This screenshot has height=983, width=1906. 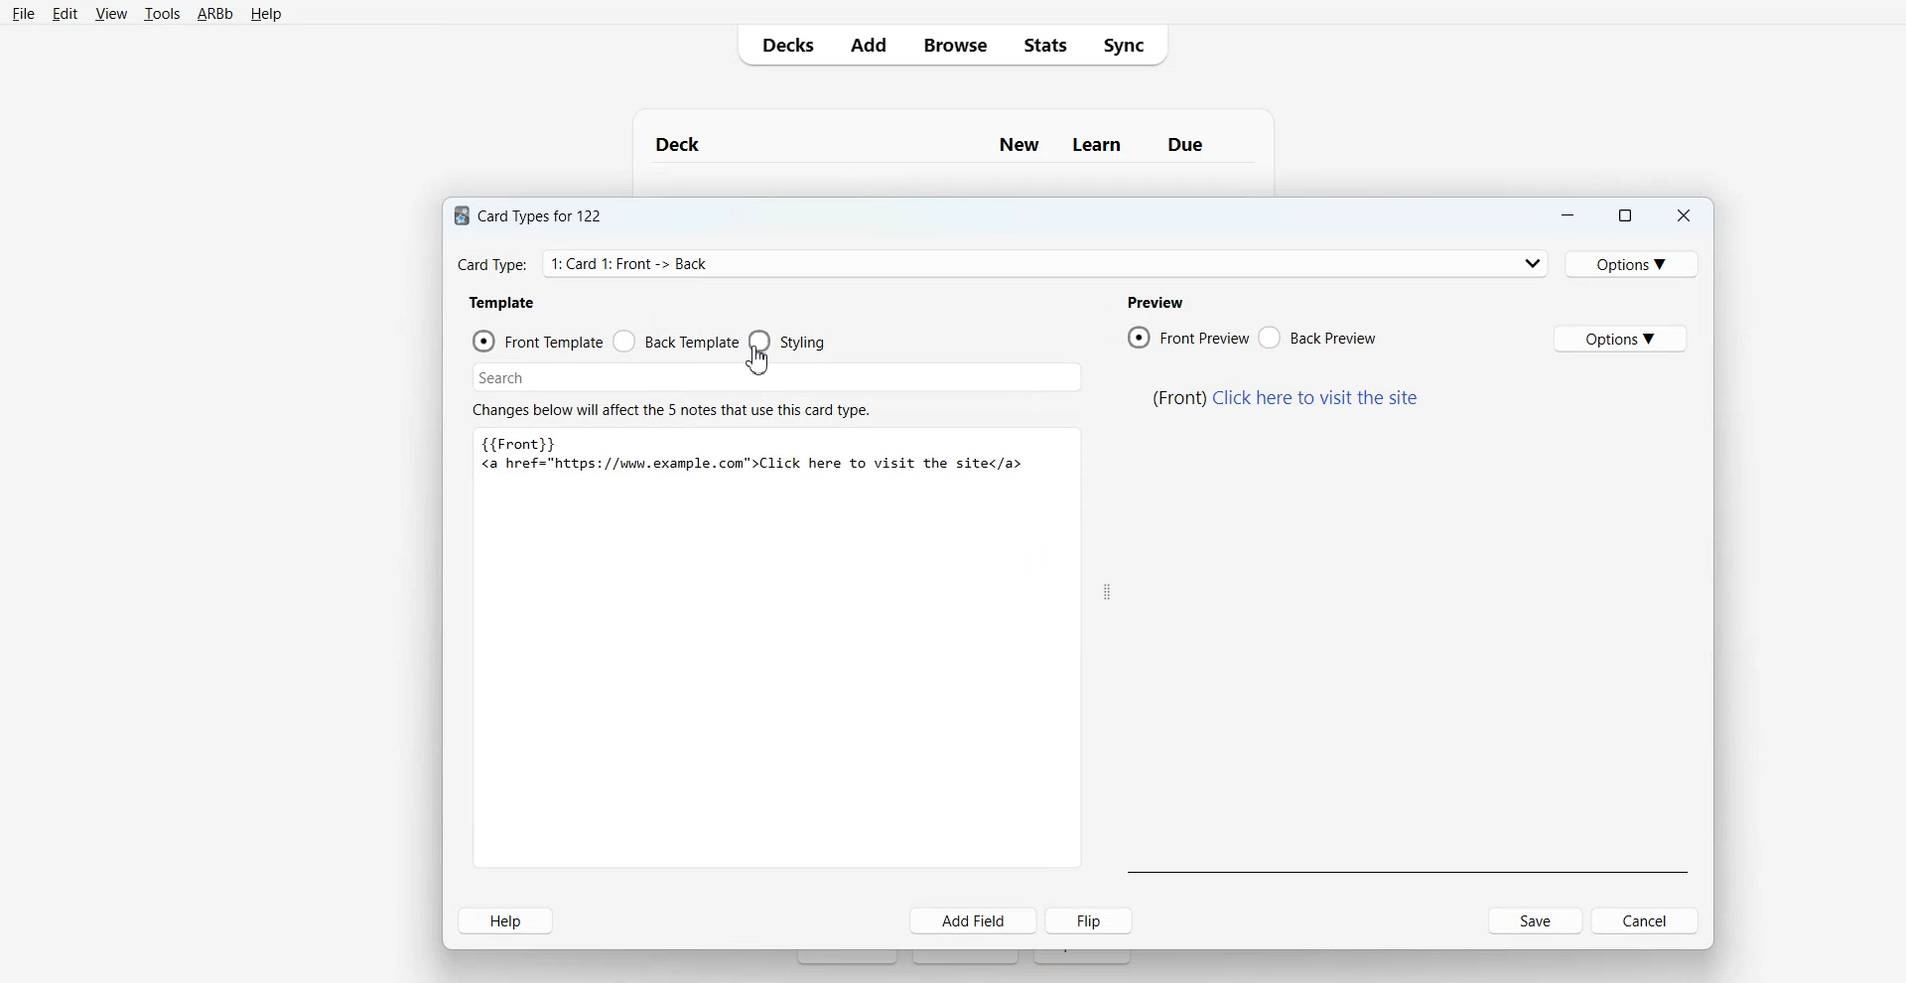 I want to click on Stats, so click(x=1047, y=44).